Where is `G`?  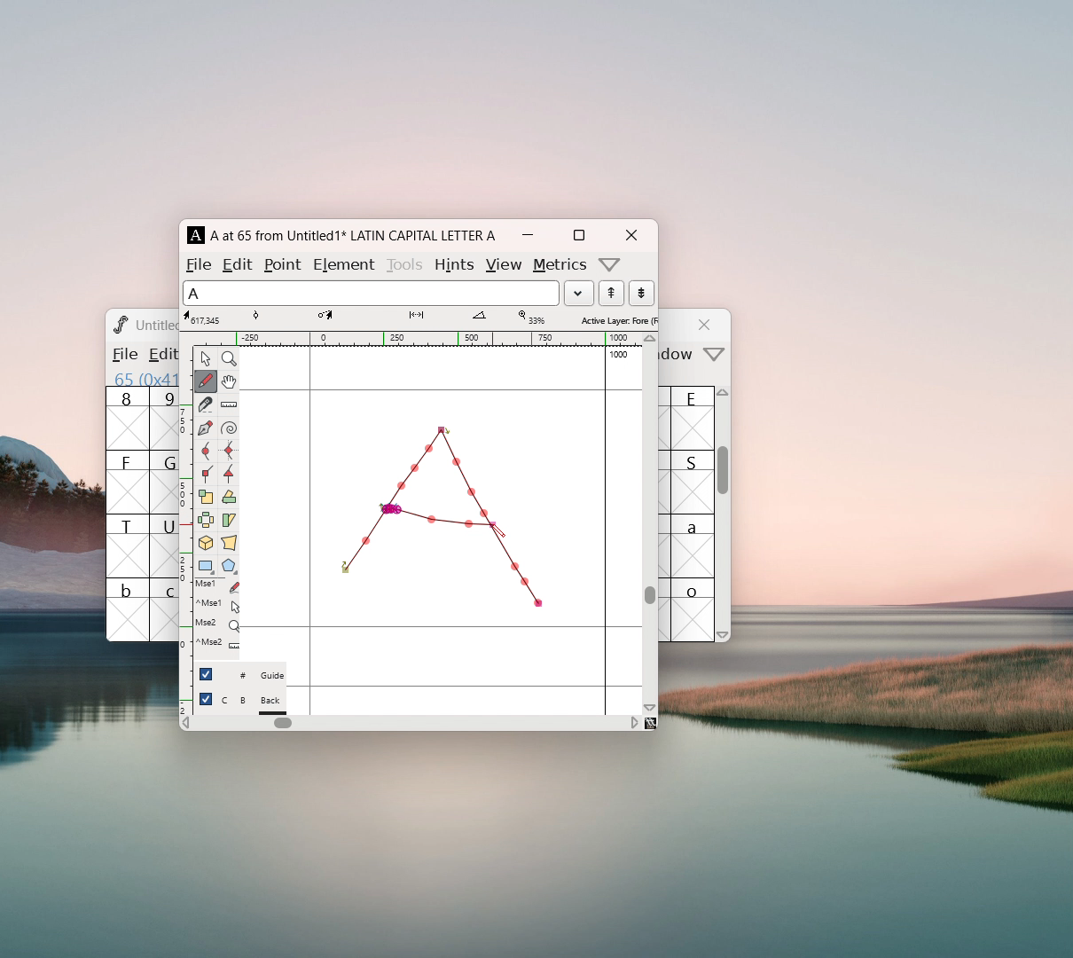
G is located at coordinates (163, 482).